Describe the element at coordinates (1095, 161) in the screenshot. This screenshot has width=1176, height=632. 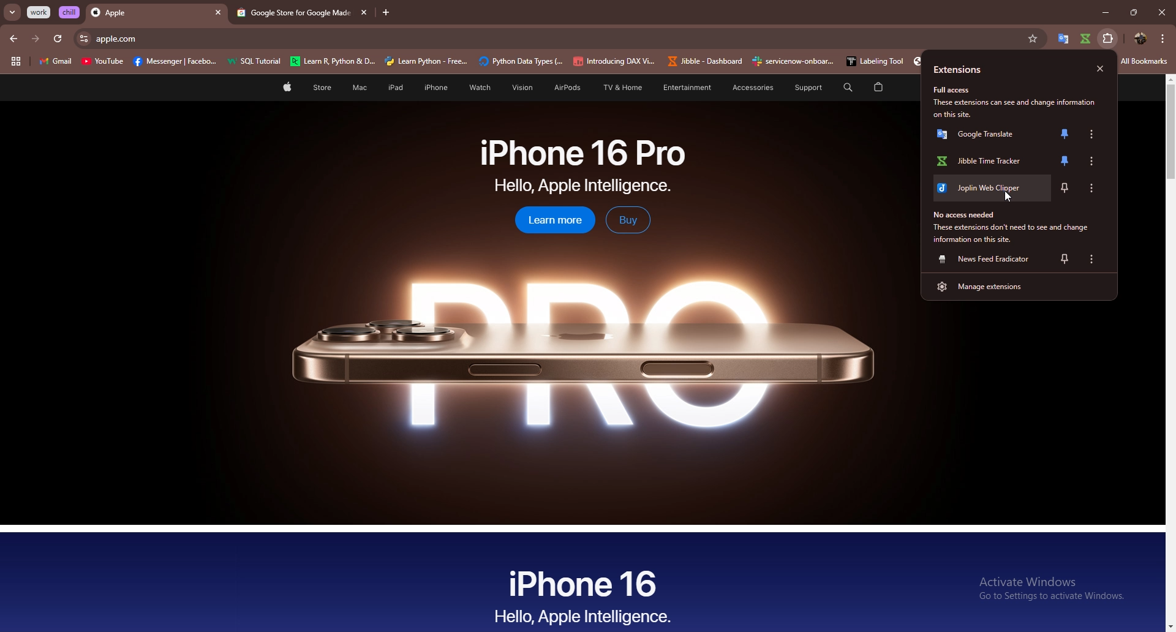
I see `option` at that location.